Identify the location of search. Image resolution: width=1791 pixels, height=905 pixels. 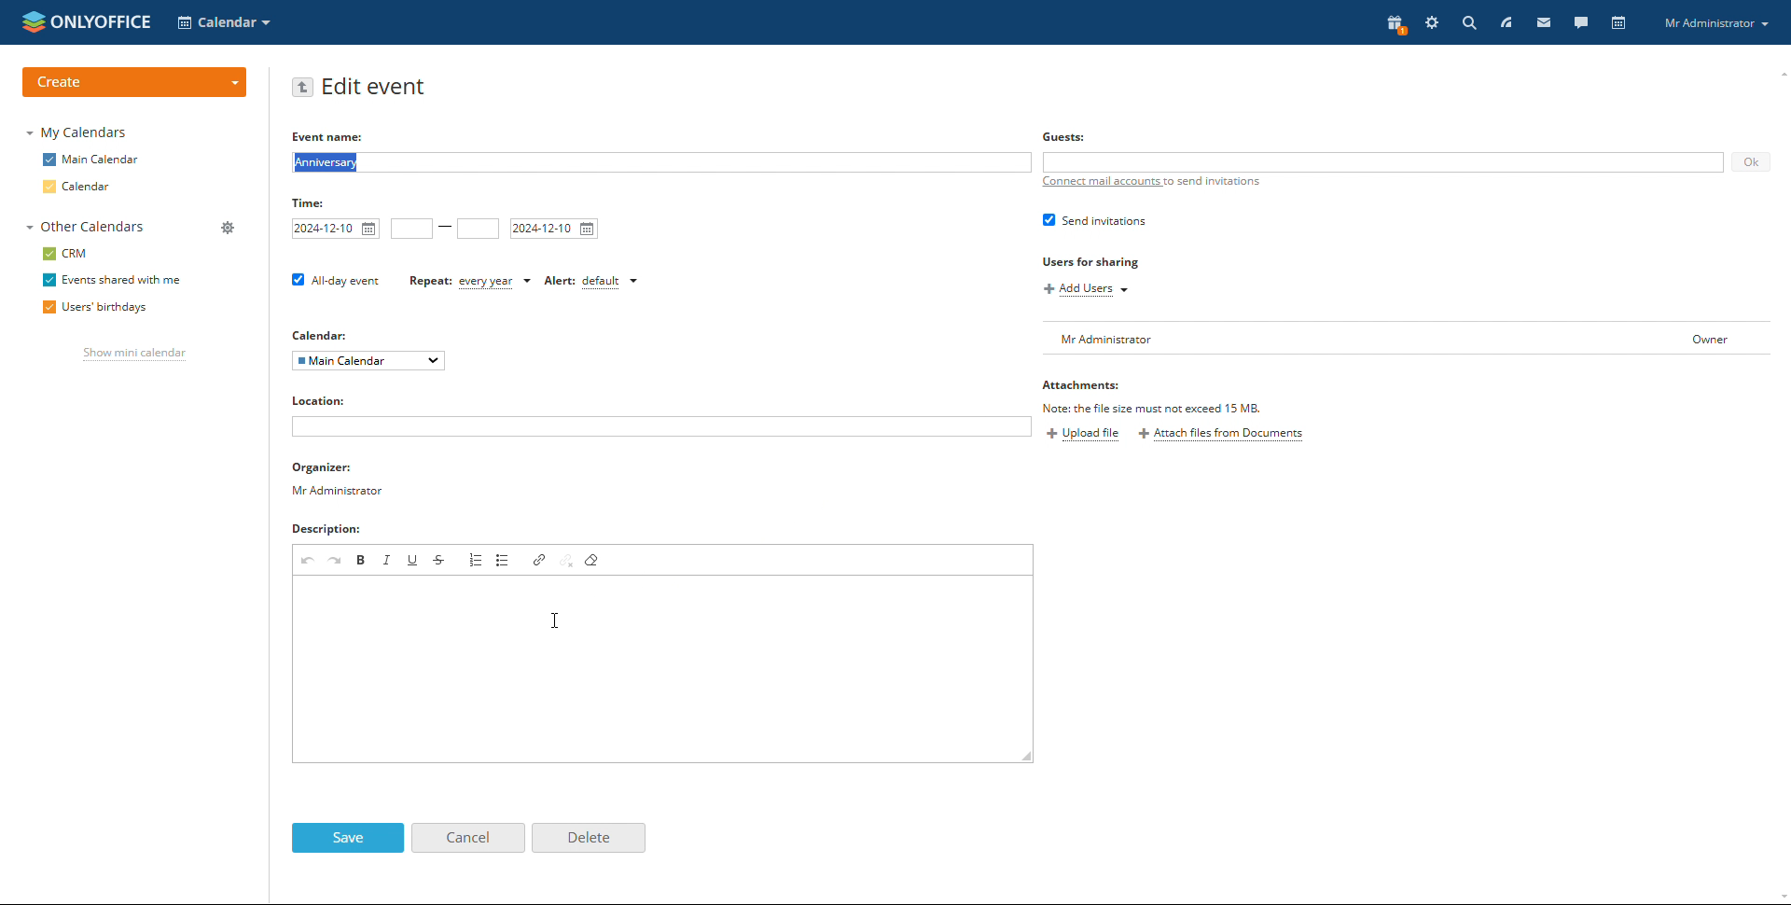
(1467, 22).